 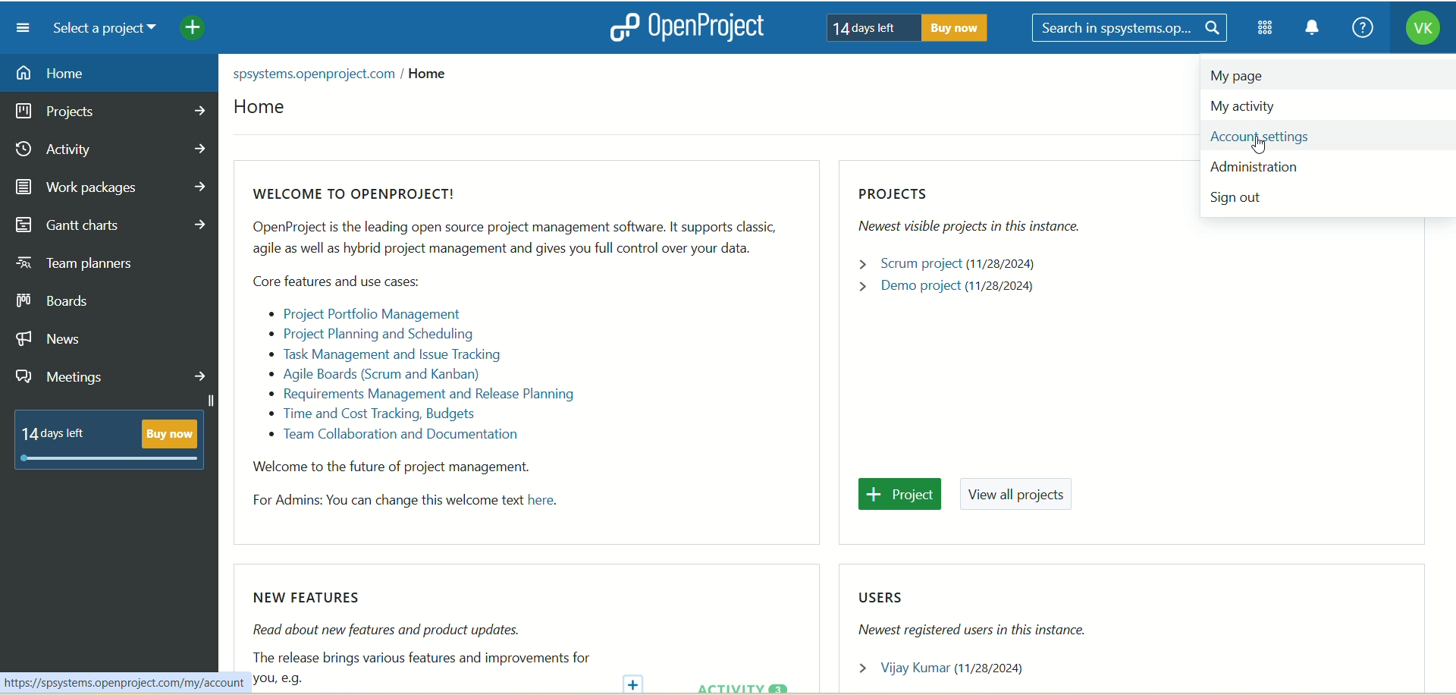 I want to click on activity, so click(x=110, y=150).